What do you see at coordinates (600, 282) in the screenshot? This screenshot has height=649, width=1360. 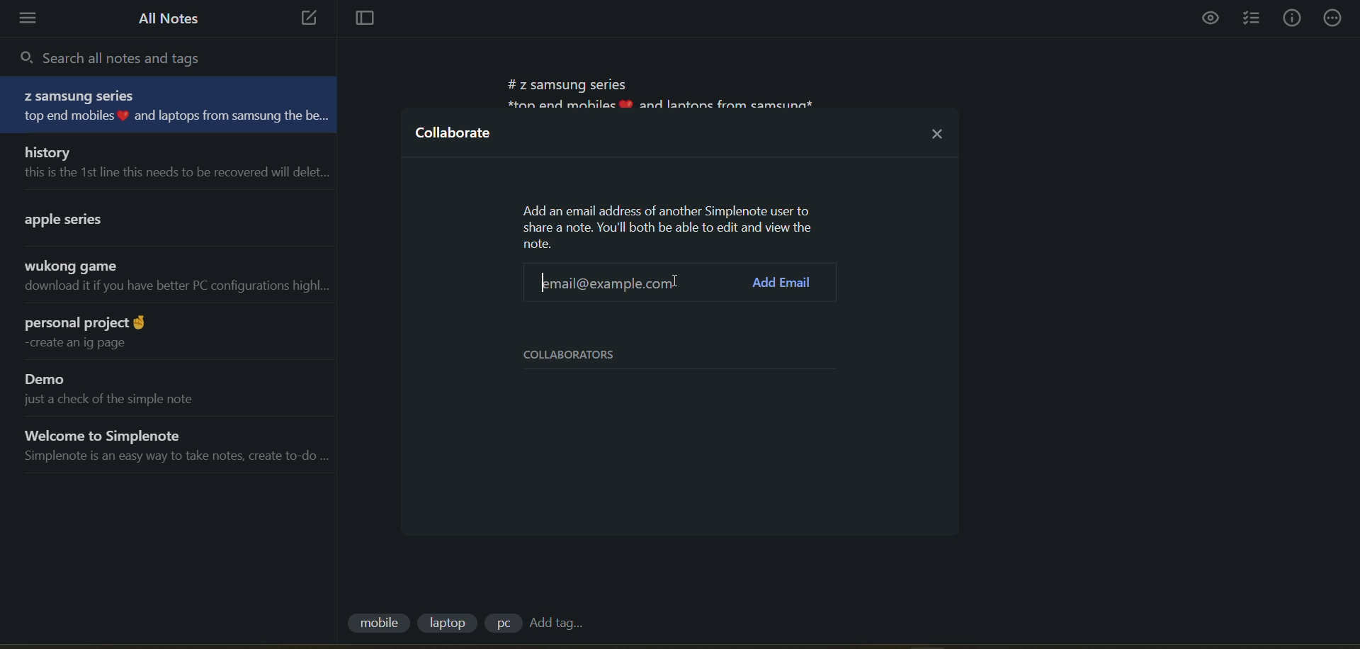 I see `cursor` at bounding box center [600, 282].